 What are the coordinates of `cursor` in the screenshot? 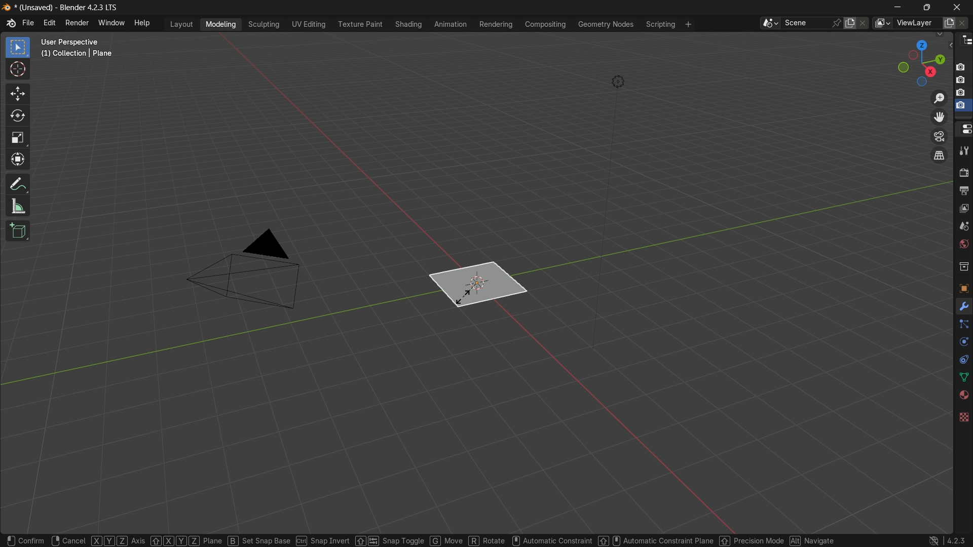 It's located at (18, 70).